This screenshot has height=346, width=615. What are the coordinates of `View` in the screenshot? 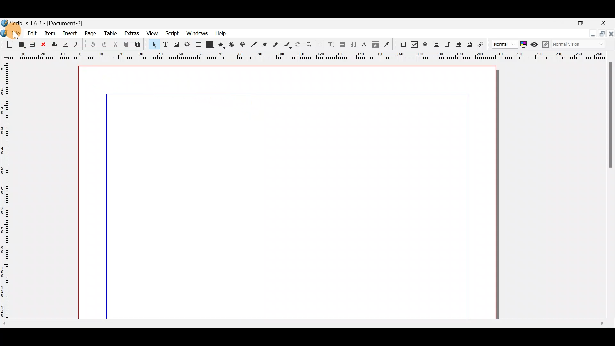 It's located at (152, 34).